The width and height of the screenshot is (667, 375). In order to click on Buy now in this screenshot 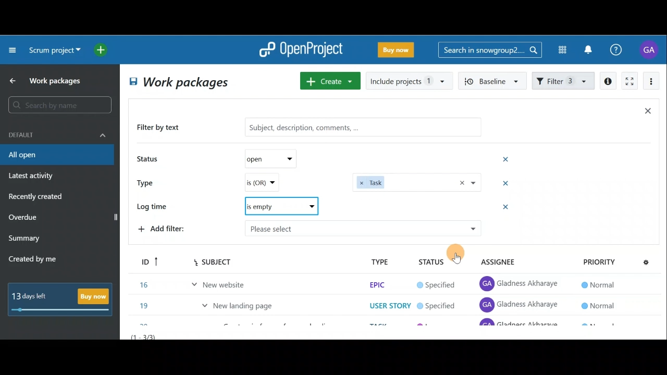, I will do `click(398, 52)`.